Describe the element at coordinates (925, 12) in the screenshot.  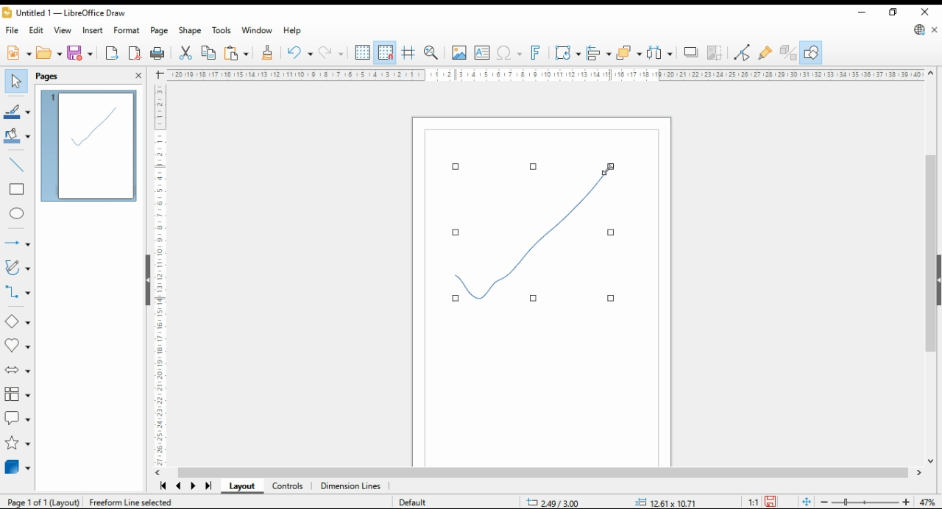
I see `close` at that location.